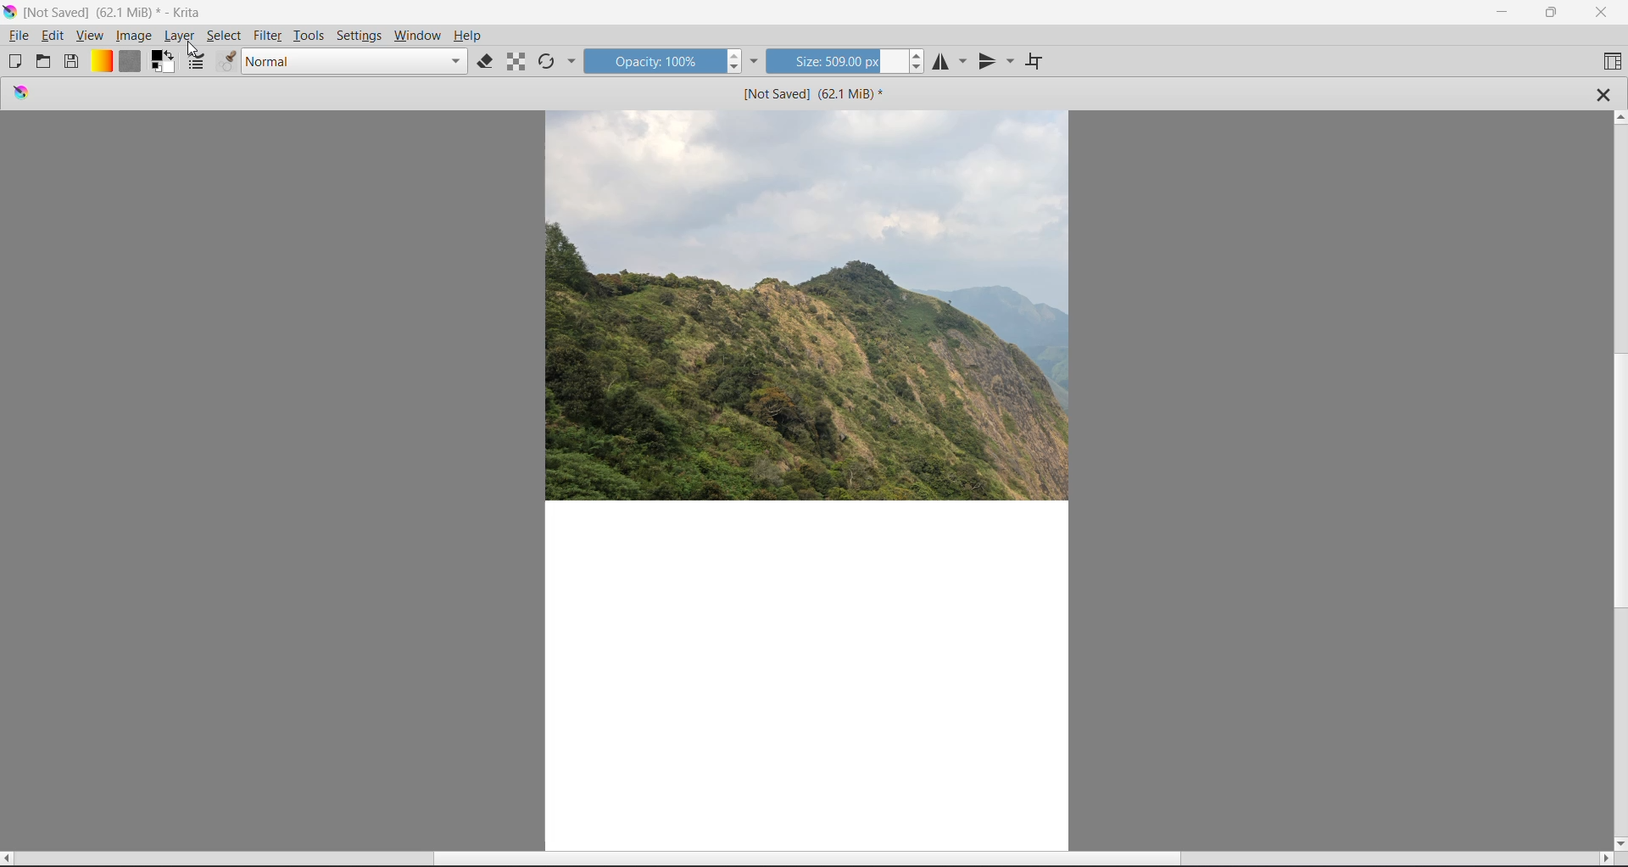 This screenshot has height=867, width=1628. I want to click on Application Name, so click(116, 11).